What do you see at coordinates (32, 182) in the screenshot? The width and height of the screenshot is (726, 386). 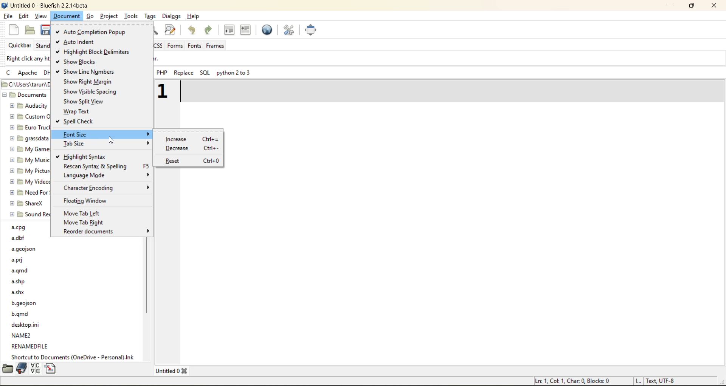 I see `my videos` at bounding box center [32, 182].